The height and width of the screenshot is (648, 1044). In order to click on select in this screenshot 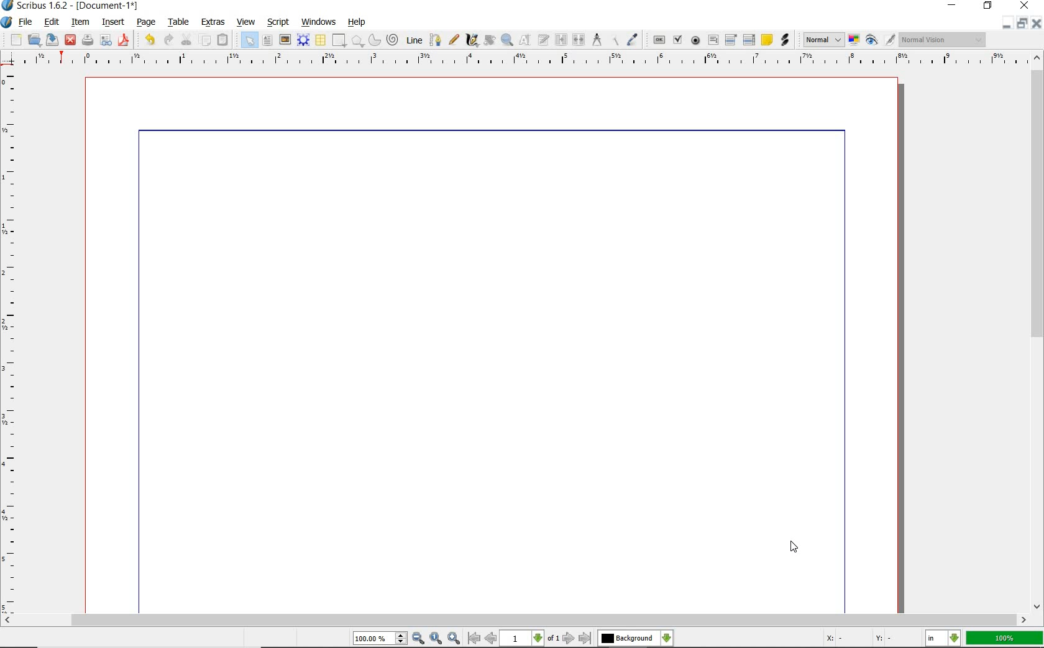, I will do `click(250, 40)`.